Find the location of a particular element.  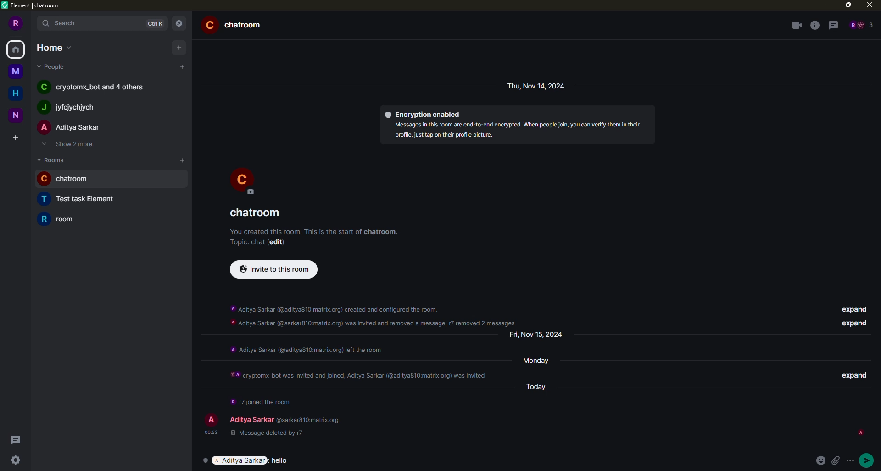

day is located at coordinates (541, 385).